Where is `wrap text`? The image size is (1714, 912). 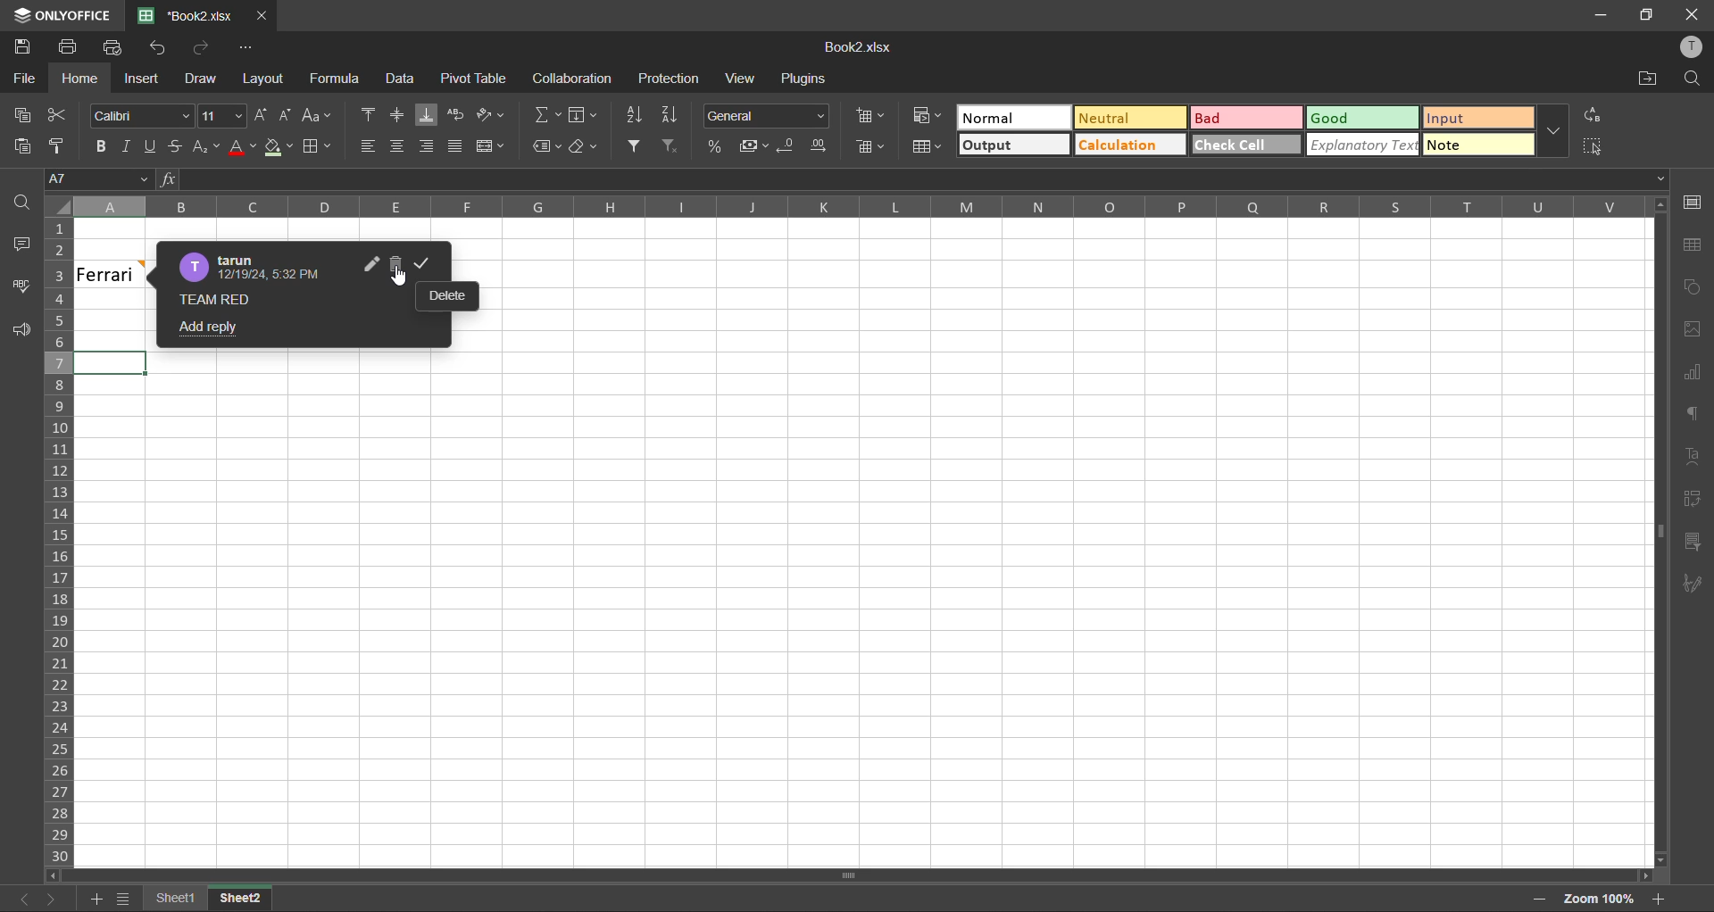
wrap text is located at coordinates (457, 115).